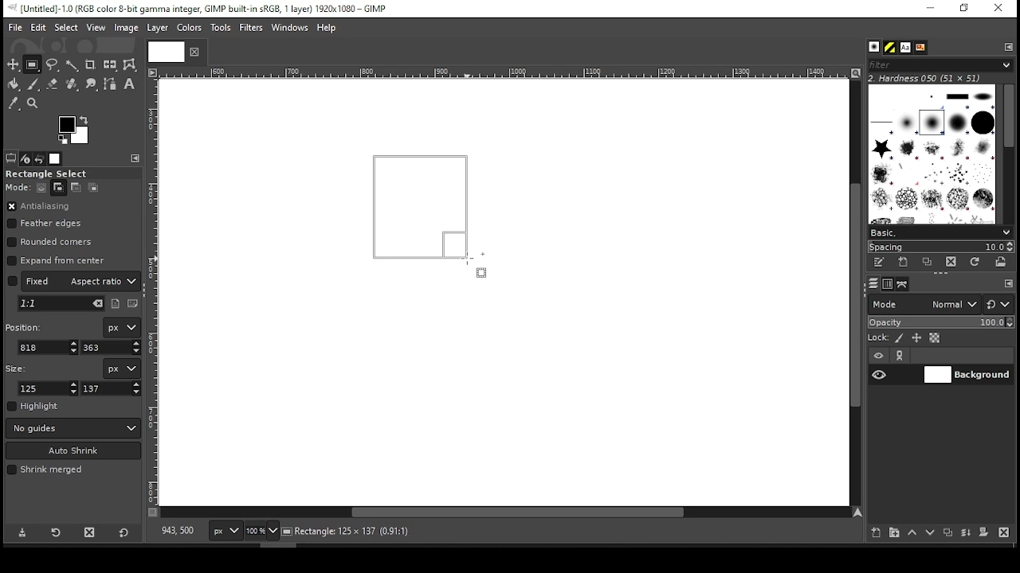 This screenshot has height=573, width=1020. What do you see at coordinates (853, 292) in the screenshot?
I see `scroll bar` at bounding box center [853, 292].